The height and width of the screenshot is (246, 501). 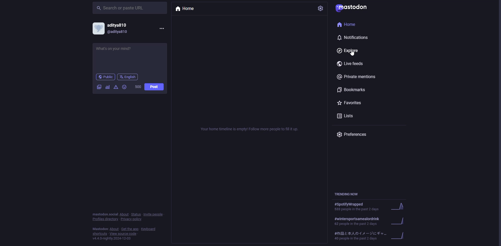 I want to click on public, so click(x=105, y=77).